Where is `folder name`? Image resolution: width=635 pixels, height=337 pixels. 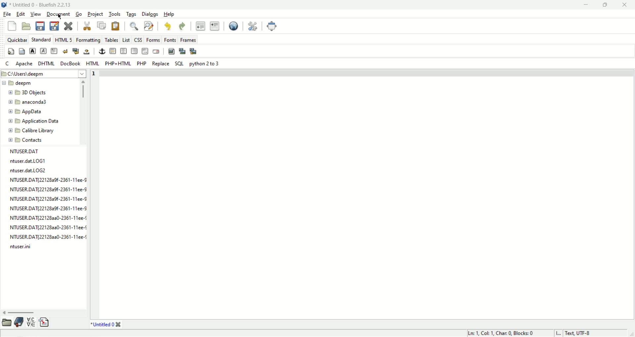 folder name is located at coordinates (26, 140).